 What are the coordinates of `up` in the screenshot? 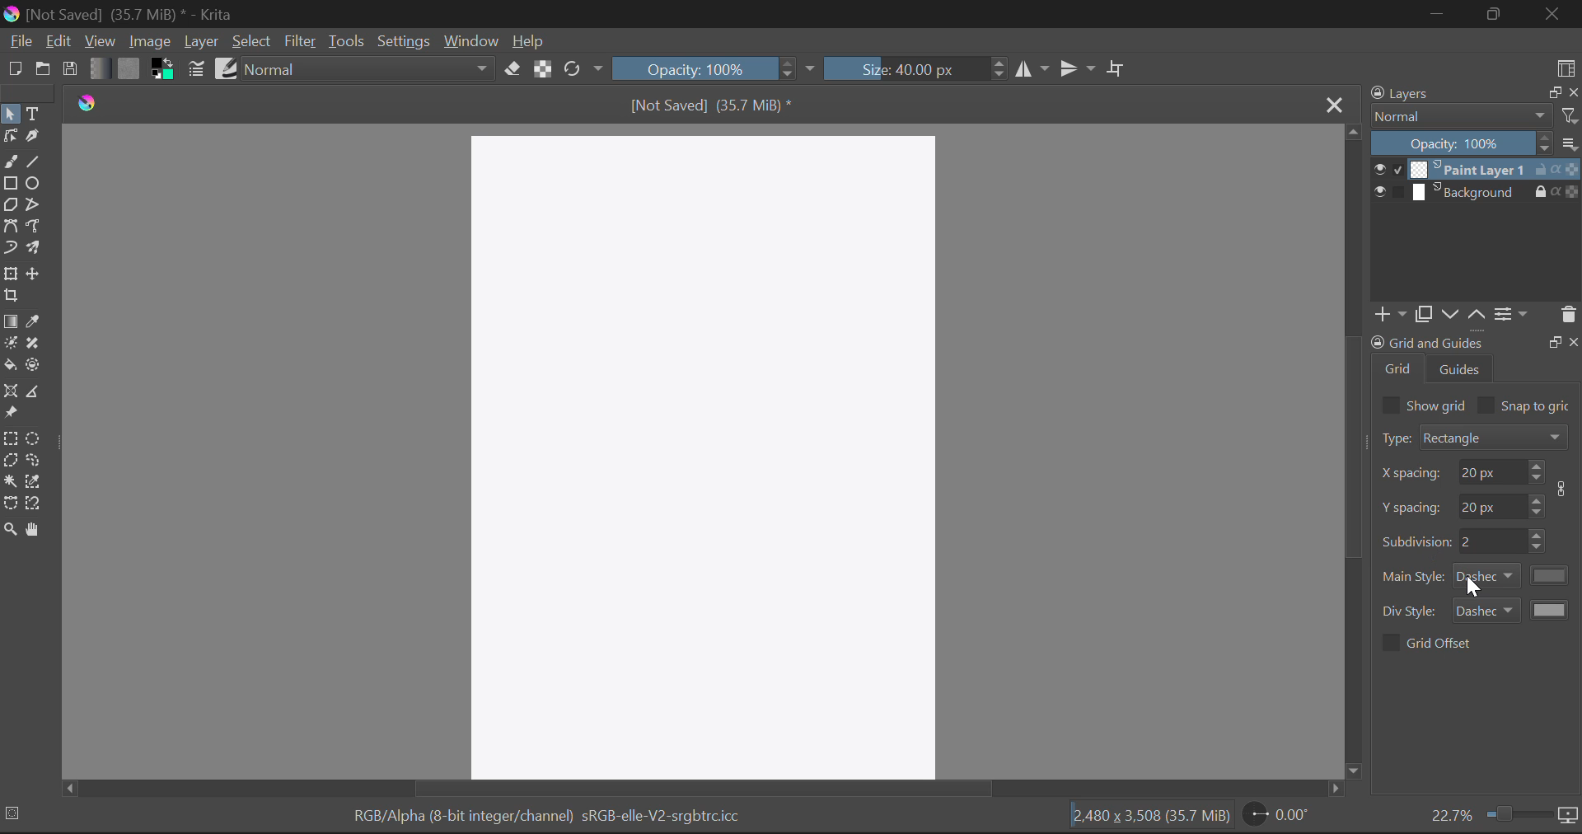 It's located at (1476, 315).